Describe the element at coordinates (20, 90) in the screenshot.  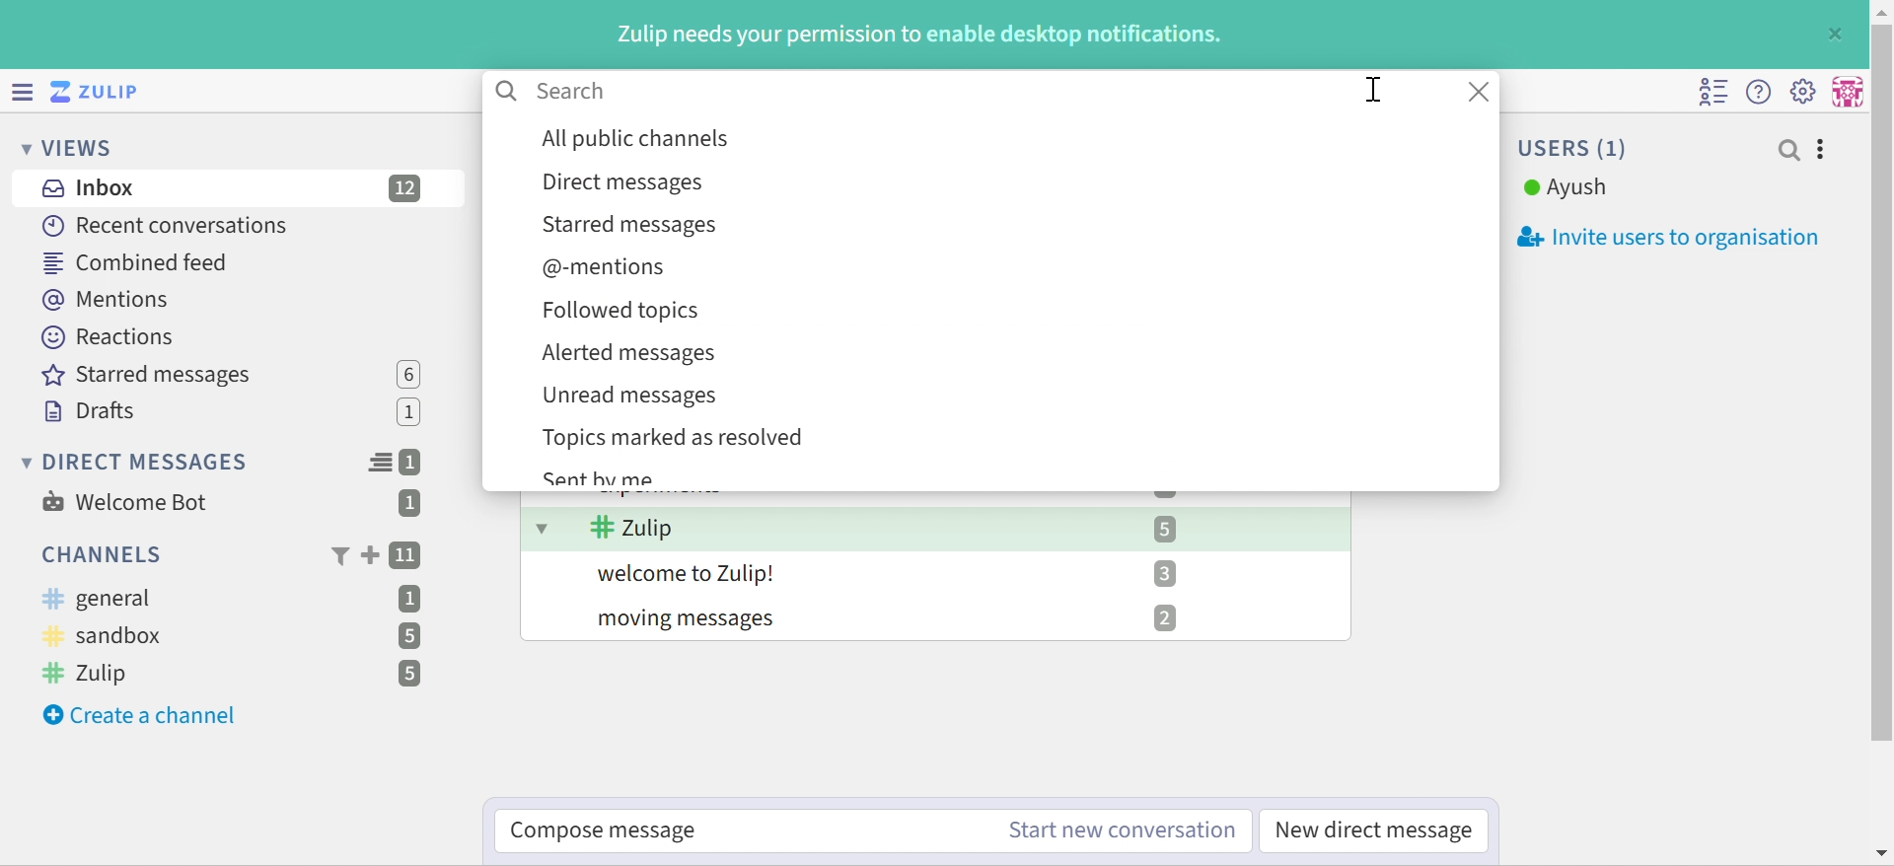
I see `Hide left sidebar` at that location.